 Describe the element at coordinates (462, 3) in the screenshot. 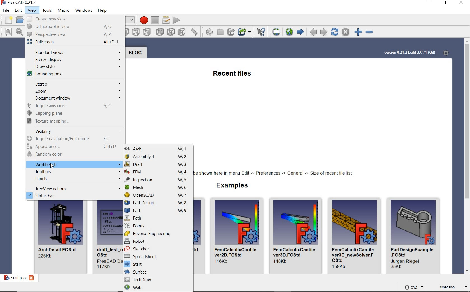

I see `close` at that location.